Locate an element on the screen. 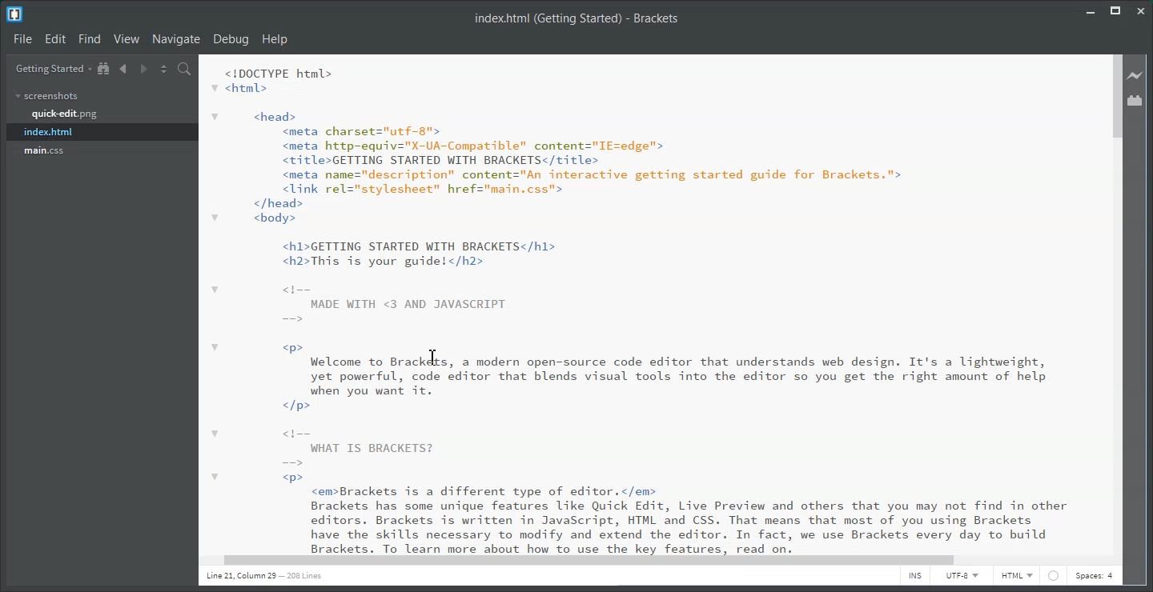 The image size is (1153, 592). Navigate Forwards is located at coordinates (144, 69).